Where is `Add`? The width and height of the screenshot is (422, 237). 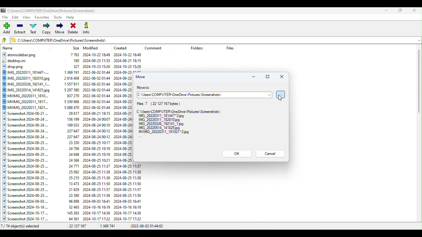
Add is located at coordinates (8, 28).